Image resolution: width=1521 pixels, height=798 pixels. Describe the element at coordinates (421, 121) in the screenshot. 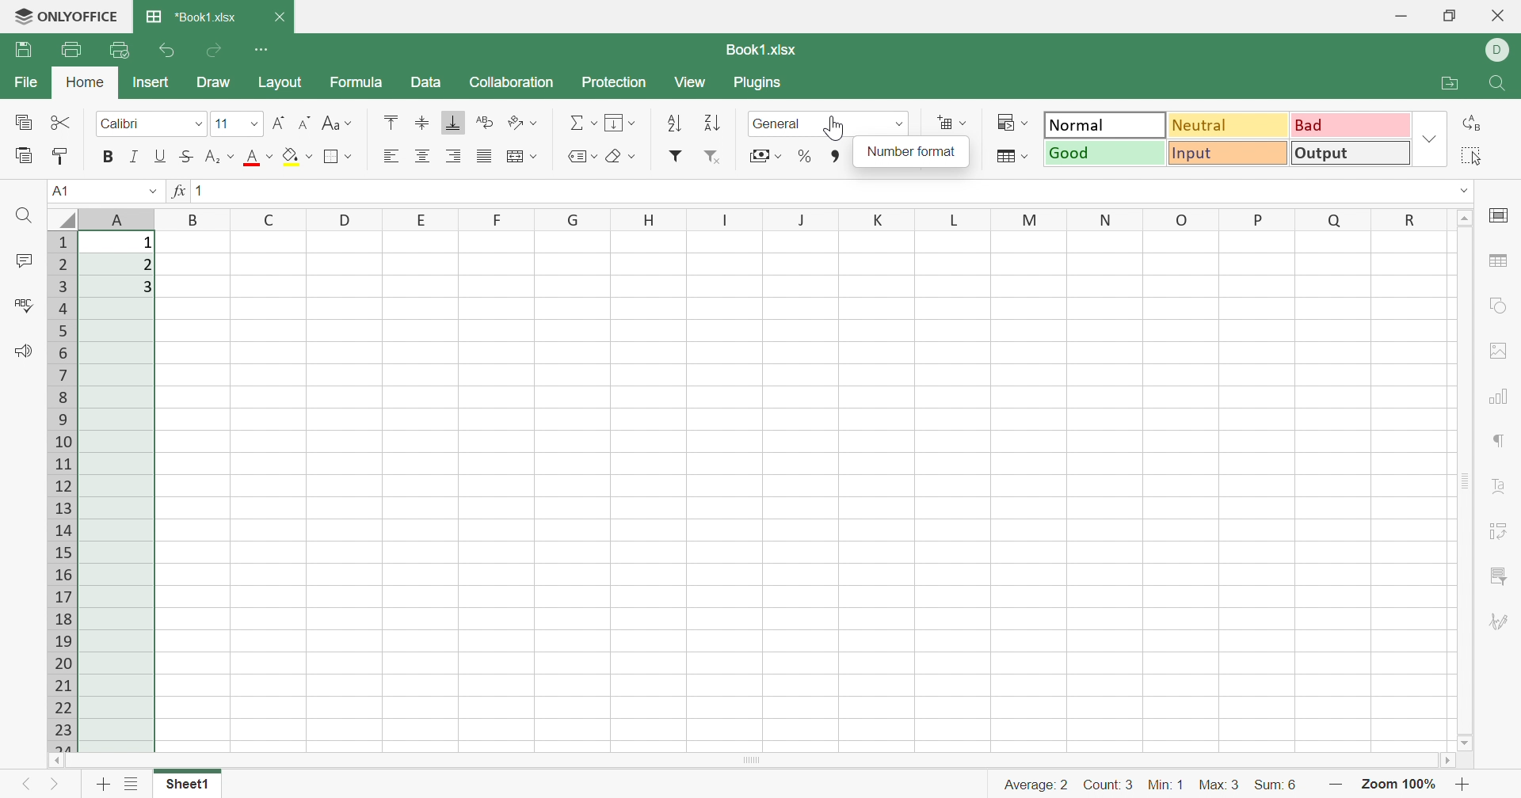

I see `Align middle` at that location.